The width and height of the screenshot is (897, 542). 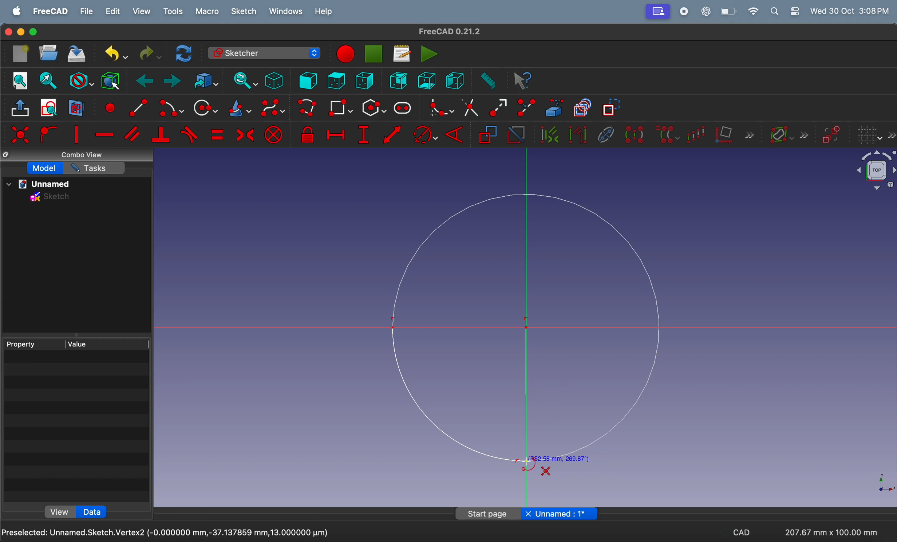 I want to click on front view, so click(x=309, y=80).